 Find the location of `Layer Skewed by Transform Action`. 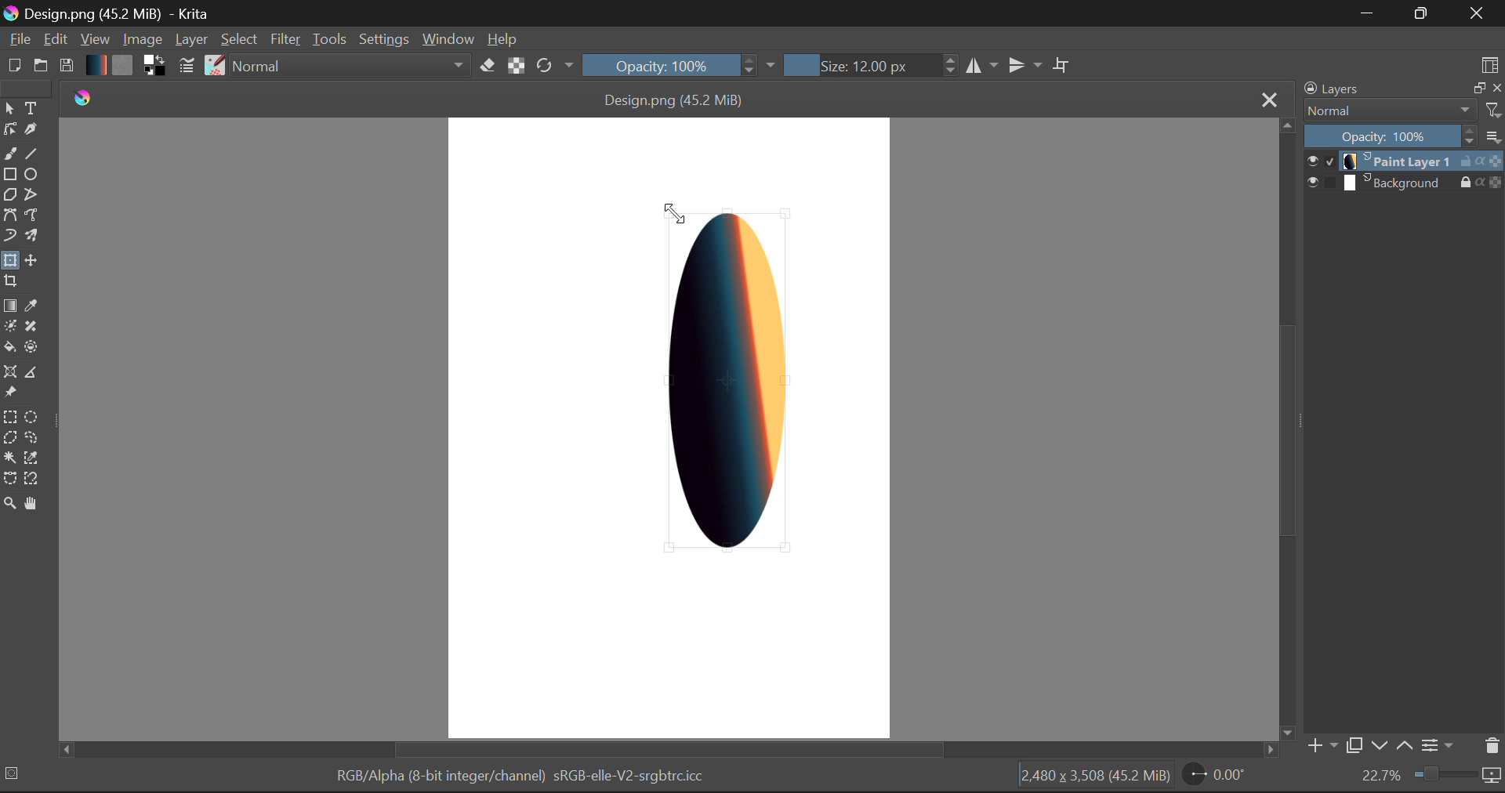

Layer Skewed by Transform Action is located at coordinates (731, 381).